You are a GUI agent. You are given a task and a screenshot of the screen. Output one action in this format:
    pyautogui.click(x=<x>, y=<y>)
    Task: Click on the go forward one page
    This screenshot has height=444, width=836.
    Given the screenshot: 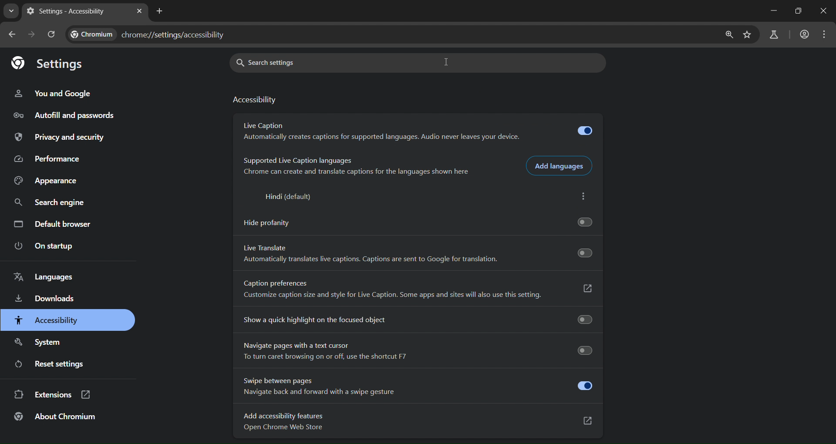 What is the action you would take?
    pyautogui.click(x=32, y=34)
    